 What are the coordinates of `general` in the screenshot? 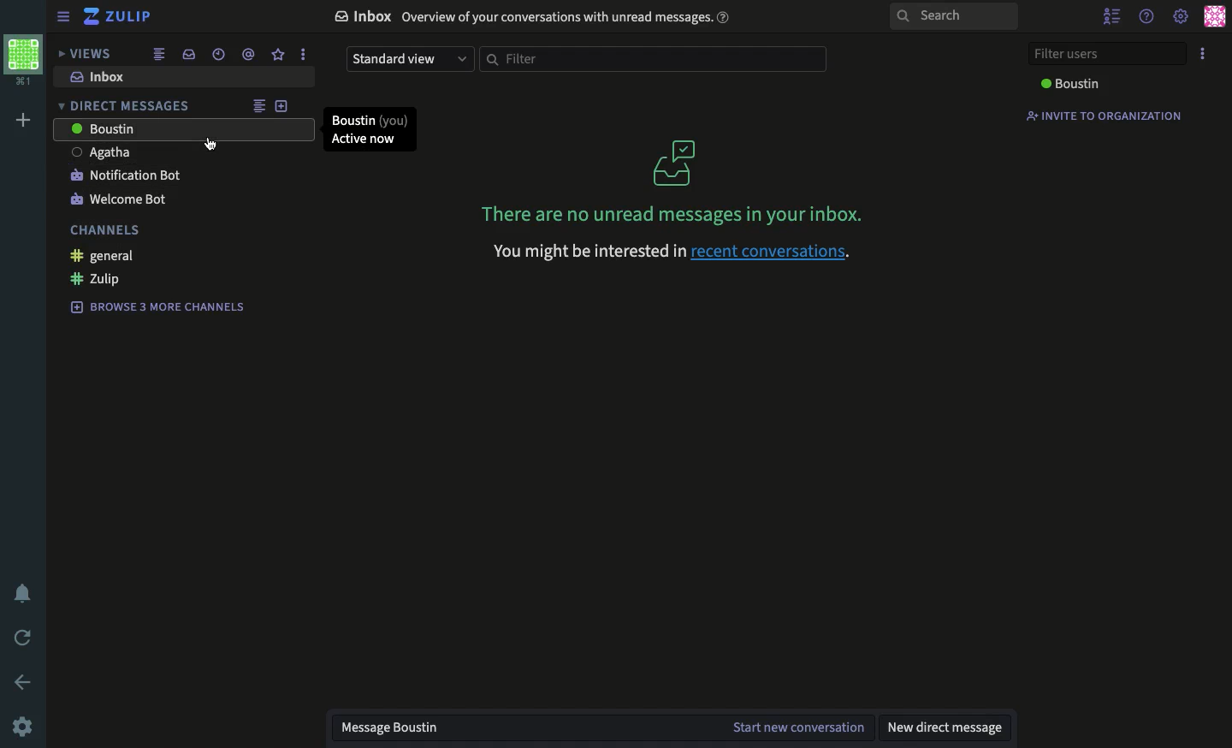 It's located at (102, 257).